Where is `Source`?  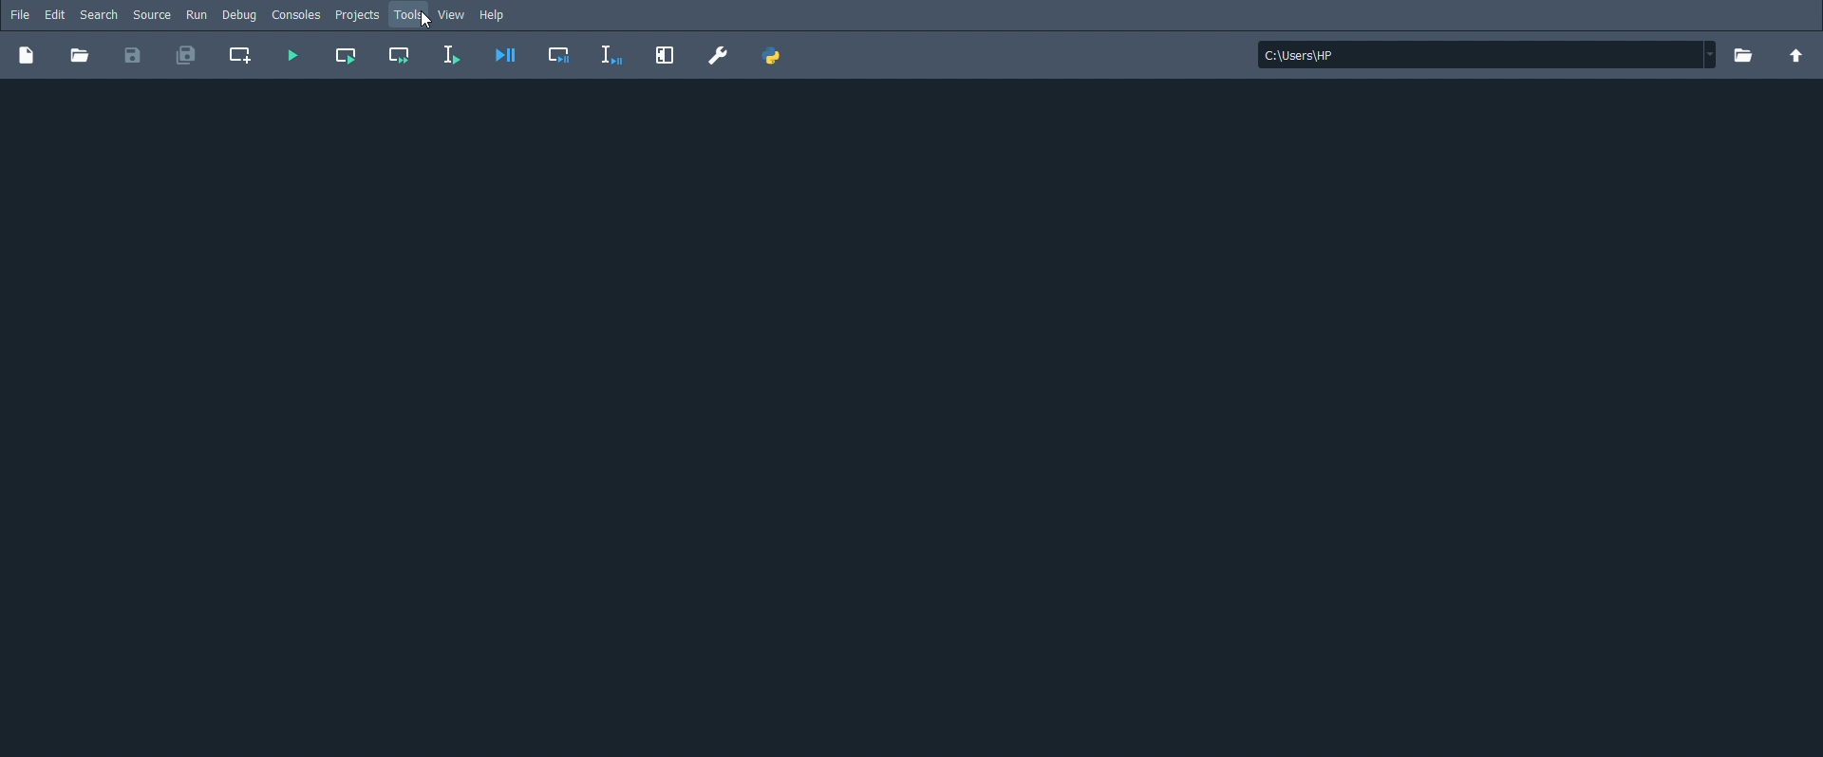 Source is located at coordinates (152, 15).